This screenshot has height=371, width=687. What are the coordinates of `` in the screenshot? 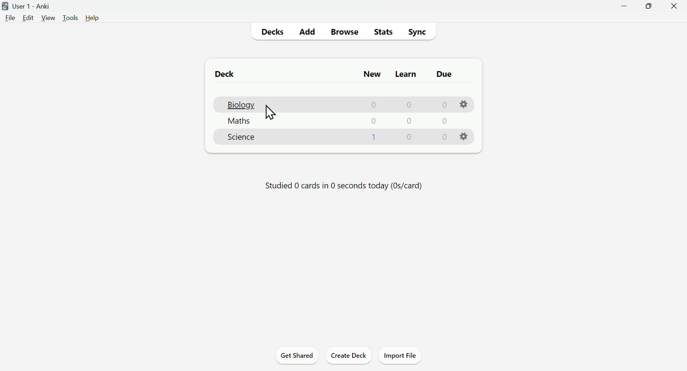 It's located at (648, 7).